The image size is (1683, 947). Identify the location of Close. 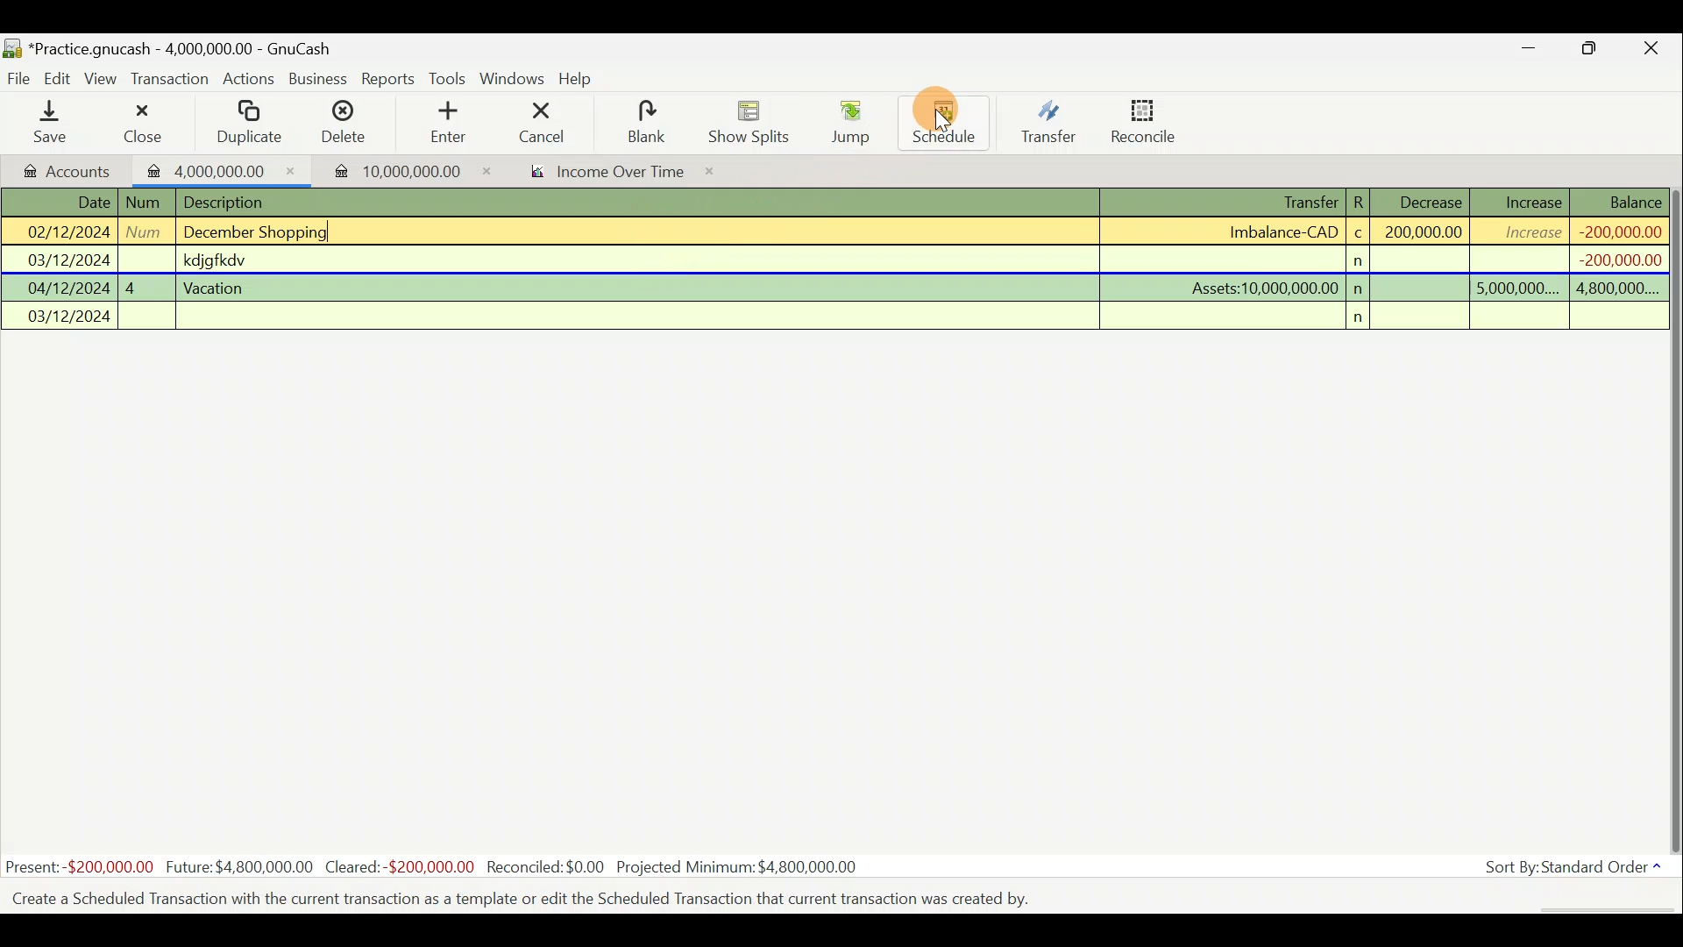
(1652, 51).